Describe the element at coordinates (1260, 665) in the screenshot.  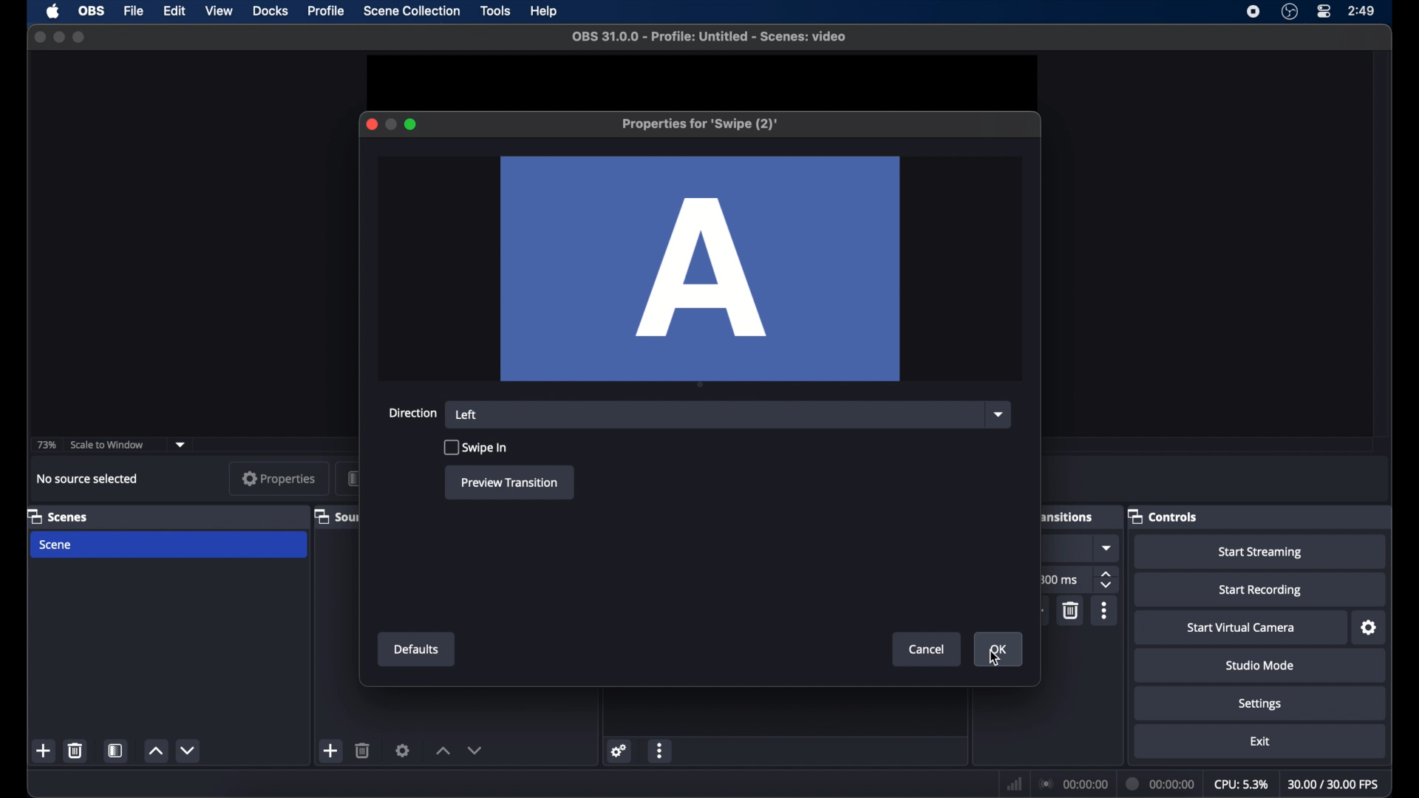
I see `studio mode` at that location.